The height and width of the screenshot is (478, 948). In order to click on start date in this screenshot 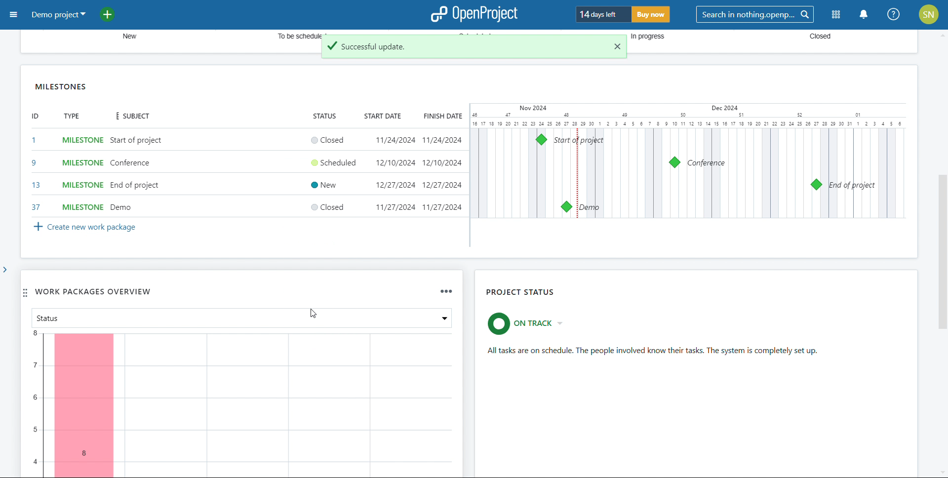, I will do `click(381, 116)`.